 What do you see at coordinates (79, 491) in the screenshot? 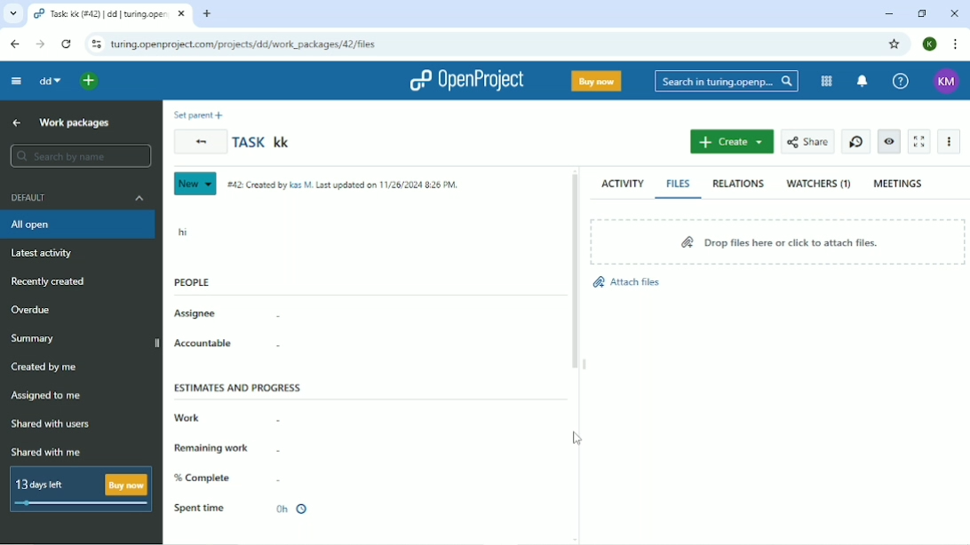
I see `13 days left Buy now` at bounding box center [79, 491].